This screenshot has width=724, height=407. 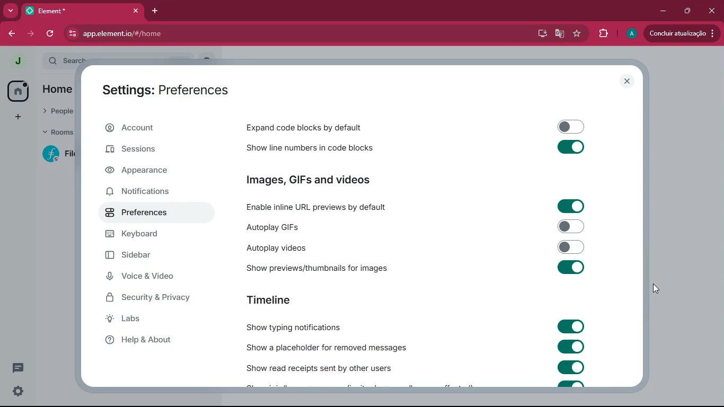 I want to click on account, so click(x=159, y=127).